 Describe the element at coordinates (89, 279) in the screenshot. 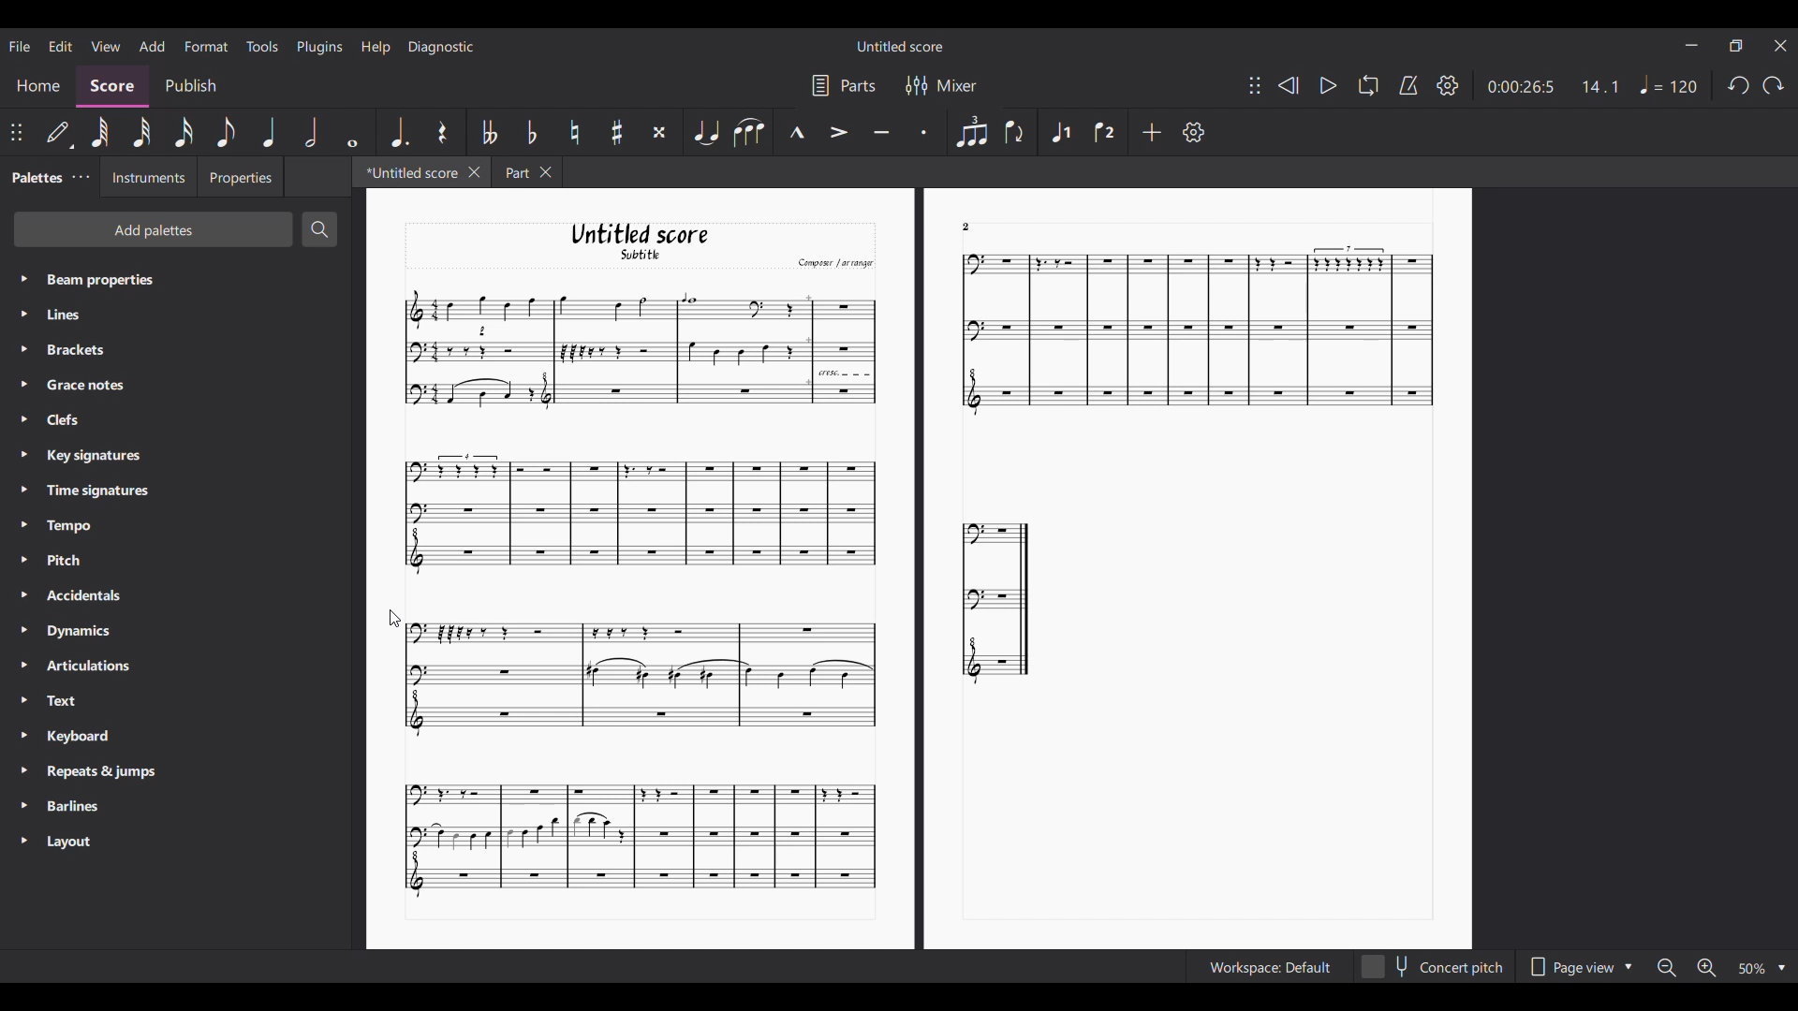

I see `> Beam properties` at that location.